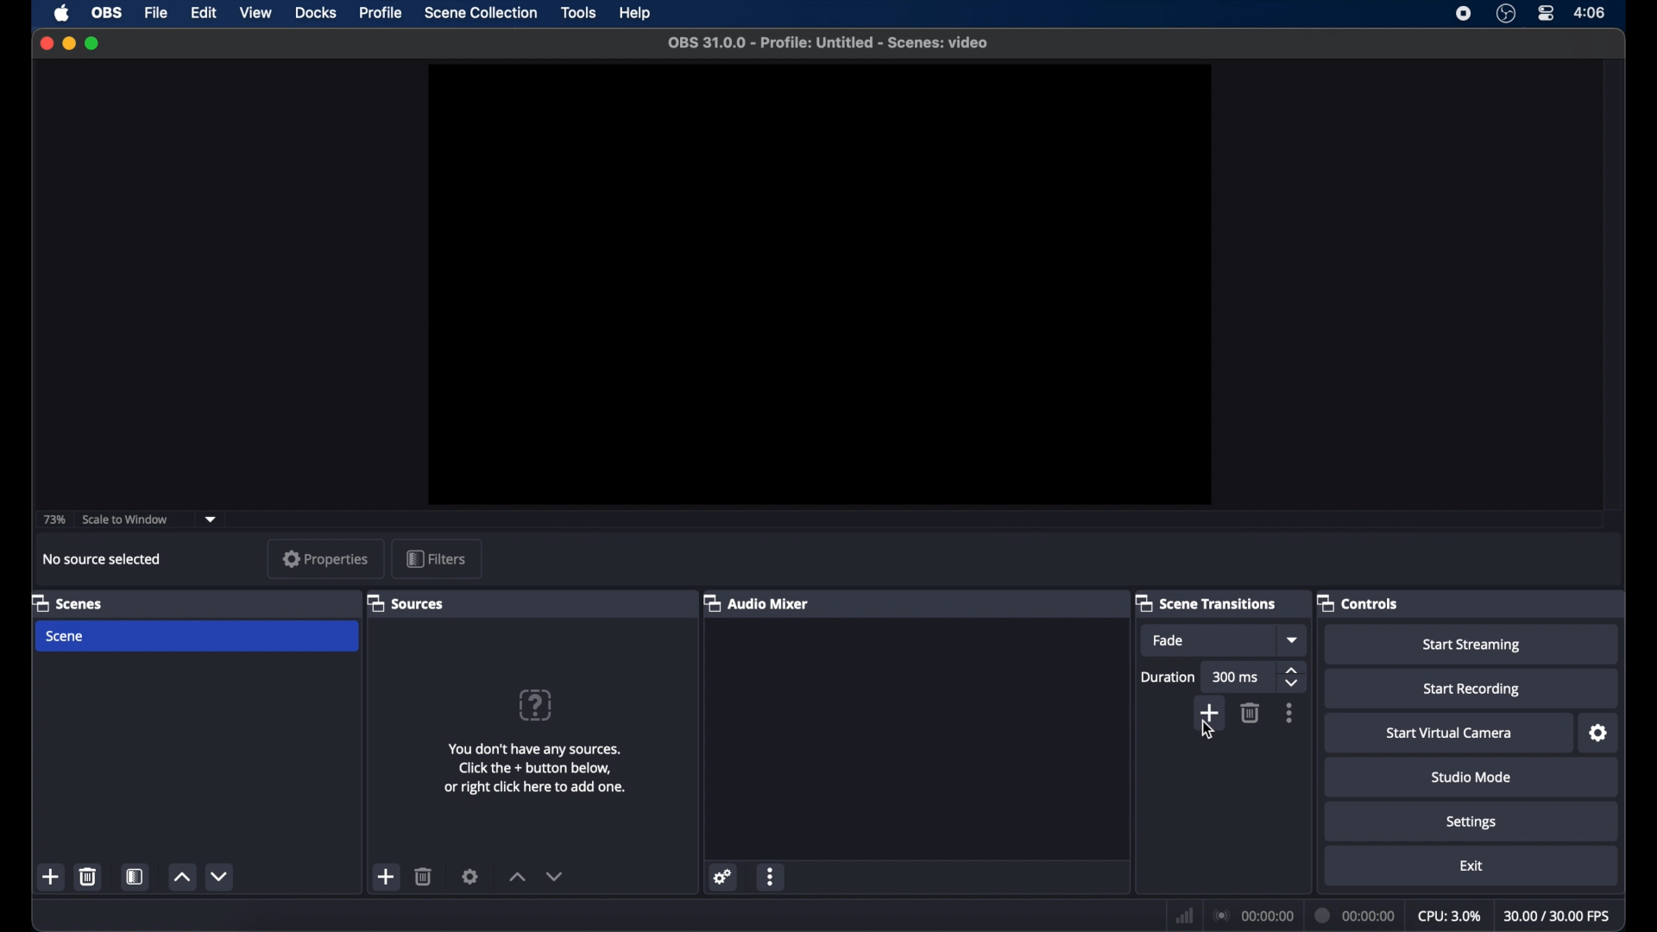 This screenshot has width=1657, height=932. Describe the element at coordinates (637, 14) in the screenshot. I see `help` at that location.